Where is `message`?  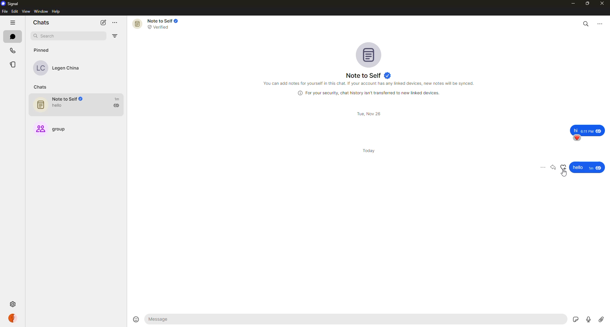 message is located at coordinates (588, 129).